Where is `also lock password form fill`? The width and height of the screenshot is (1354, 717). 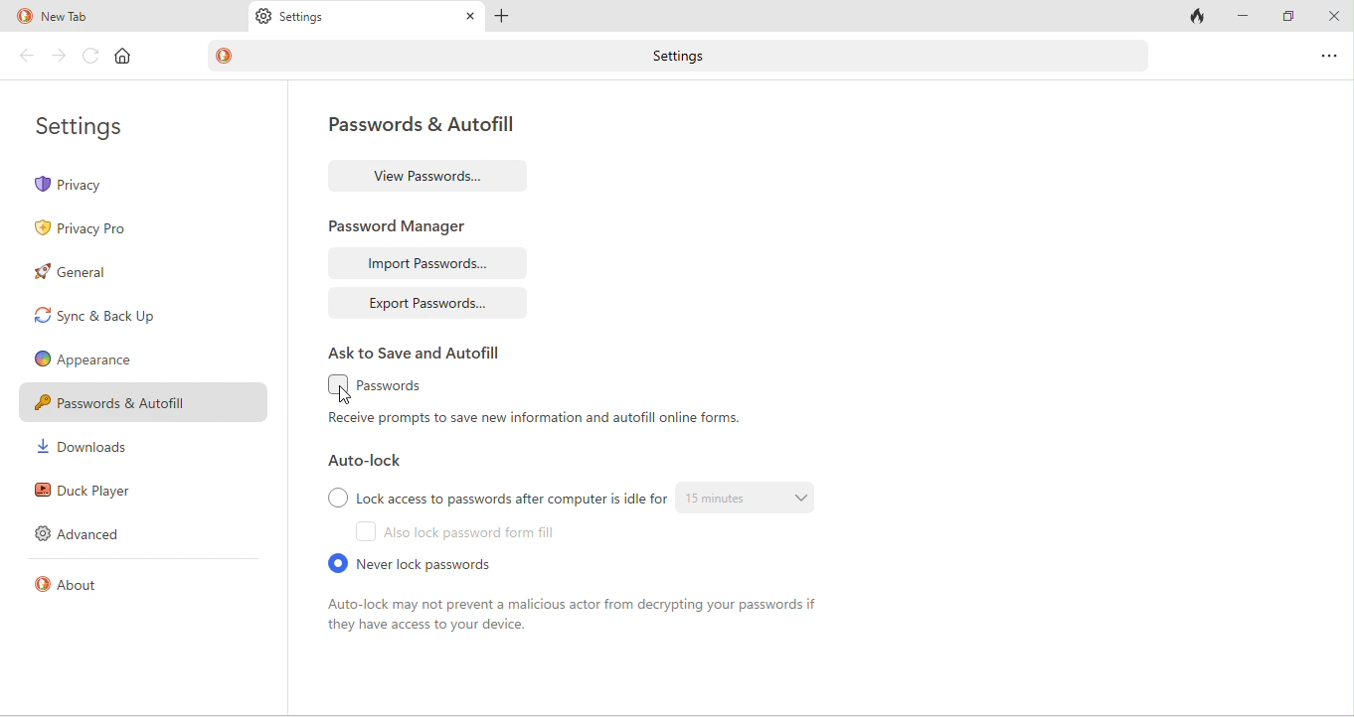 also lock password form fill is located at coordinates (465, 533).